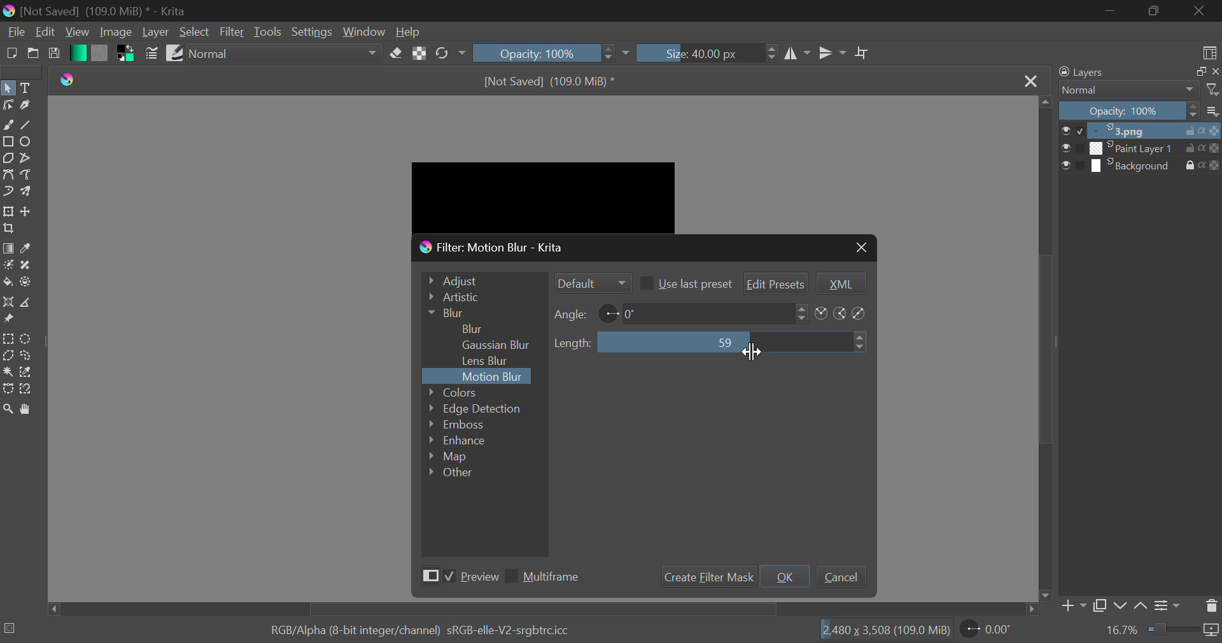  Describe the element at coordinates (455, 458) in the screenshot. I see `Map` at that location.